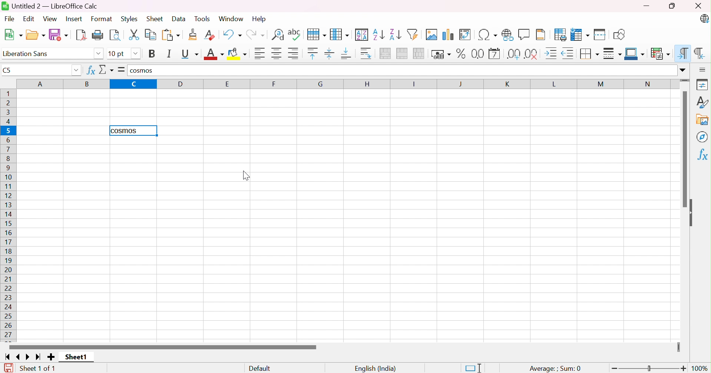  Describe the element at coordinates (40, 356) in the screenshot. I see `Scroll to last page` at that location.